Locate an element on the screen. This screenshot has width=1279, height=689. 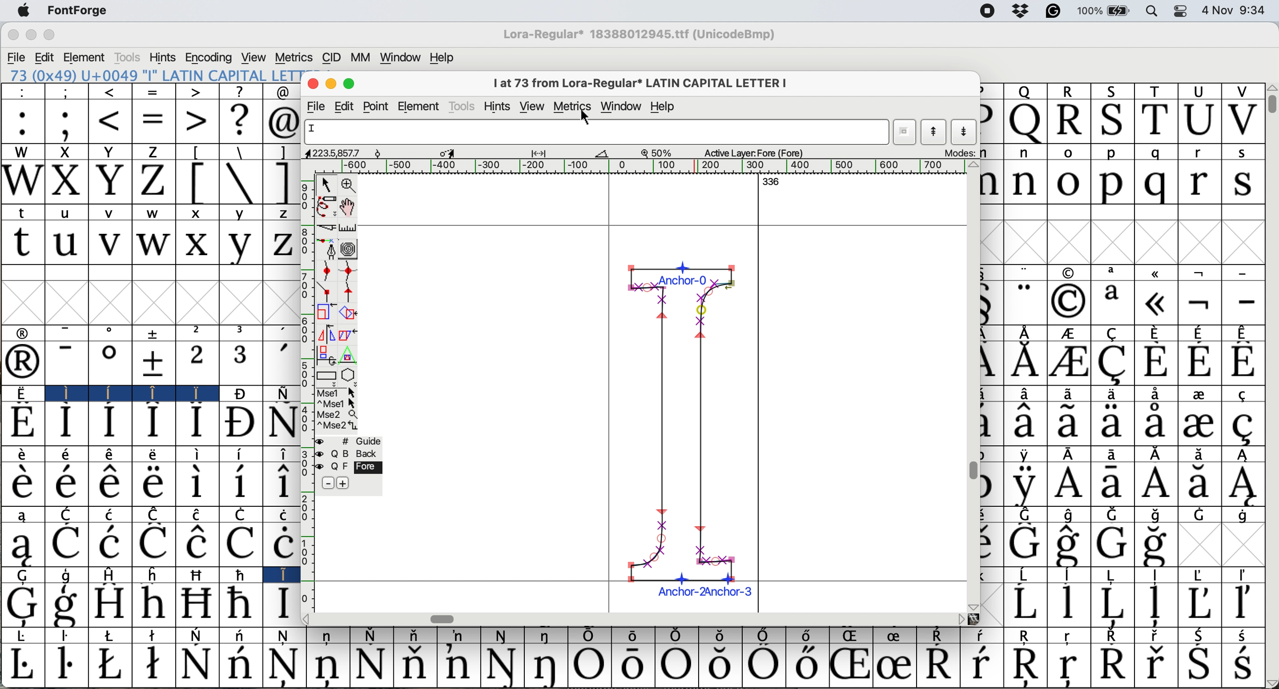
Symbol is located at coordinates (1200, 362).